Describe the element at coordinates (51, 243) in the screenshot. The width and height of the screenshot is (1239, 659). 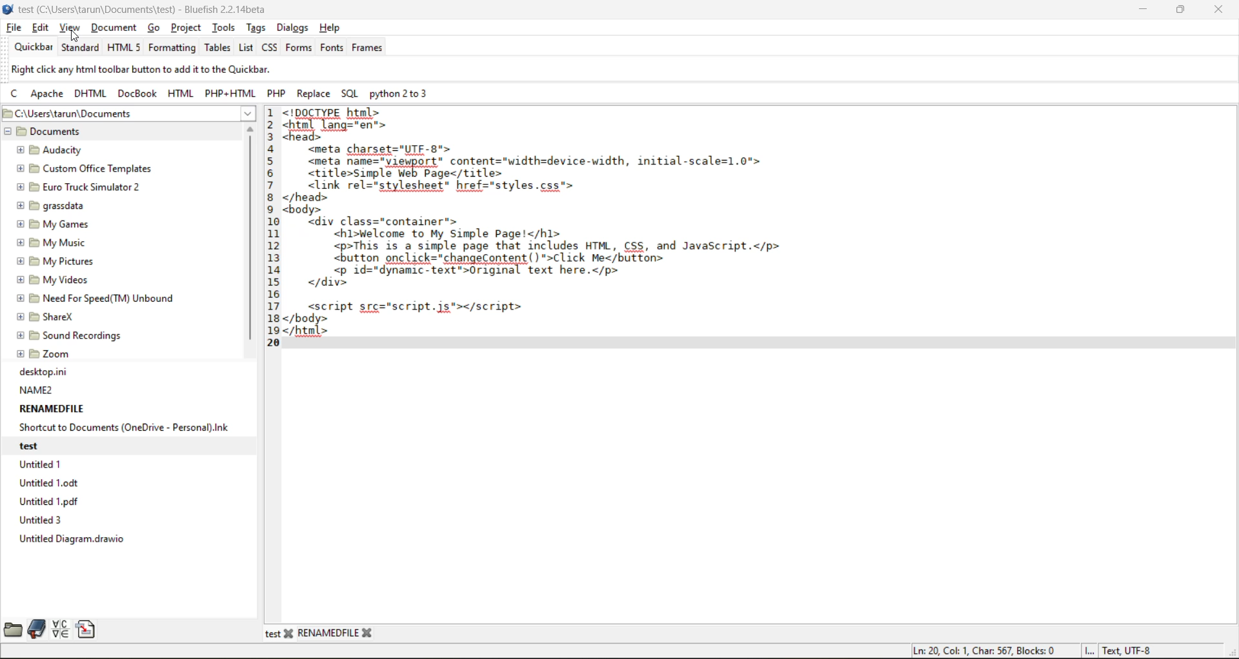
I see `® FB My Music` at that location.